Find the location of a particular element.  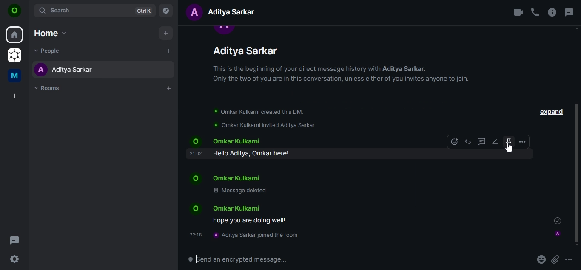

cursor is located at coordinates (509, 148).